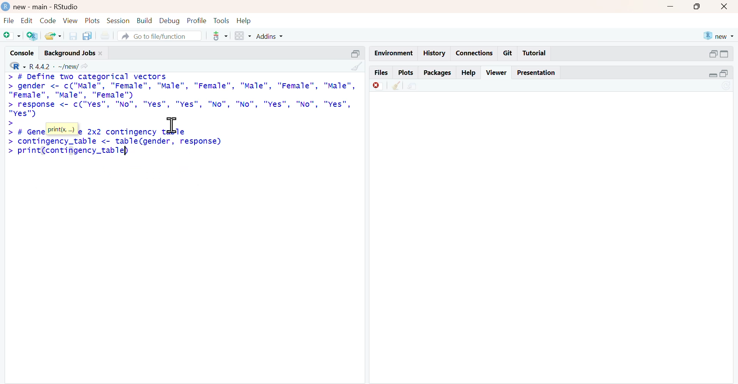 The image size is (738, 384). What do you see at coordinates (538, 73) in the screenshot?
I see `presentation` at bounding box center [538, 73].